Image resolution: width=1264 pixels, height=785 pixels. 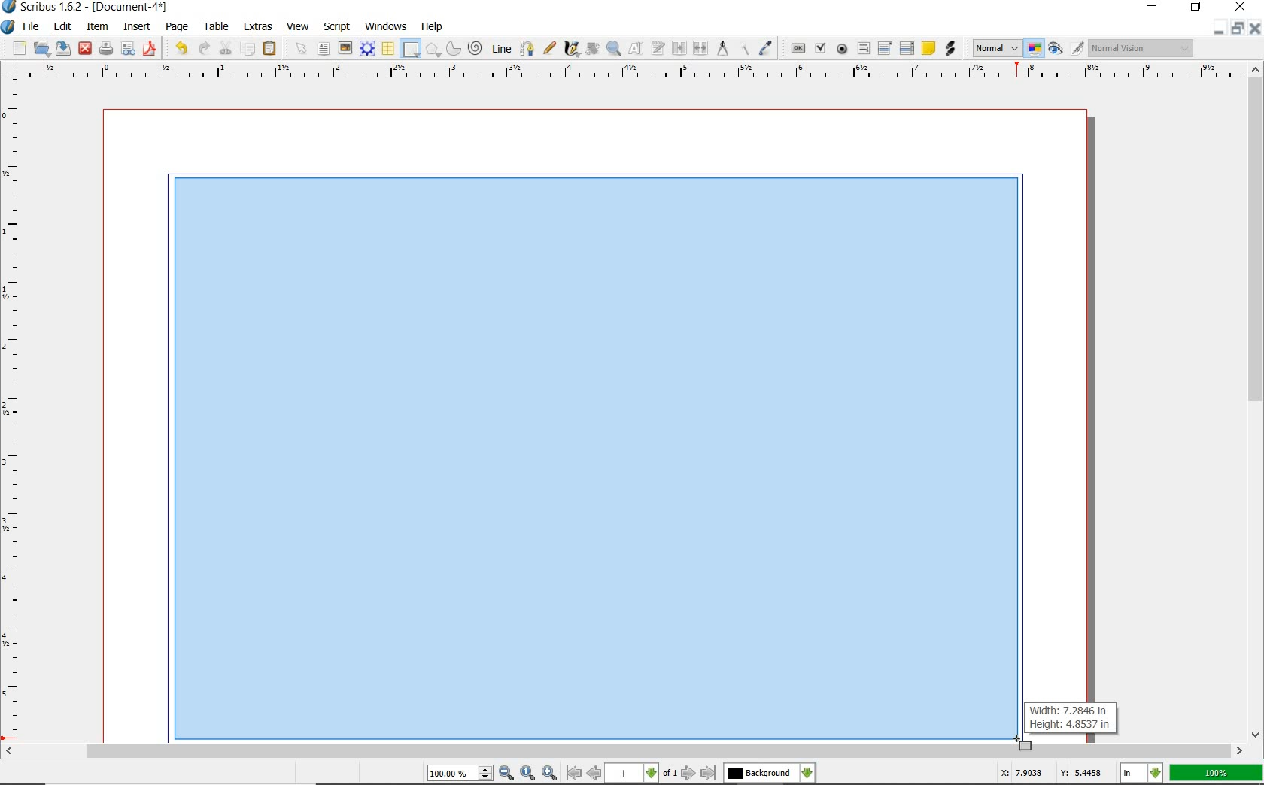 What do you see at coordinates (529, 773) in the screenshot?
I see `zoom to 100%` at bounding box center [529, 773].